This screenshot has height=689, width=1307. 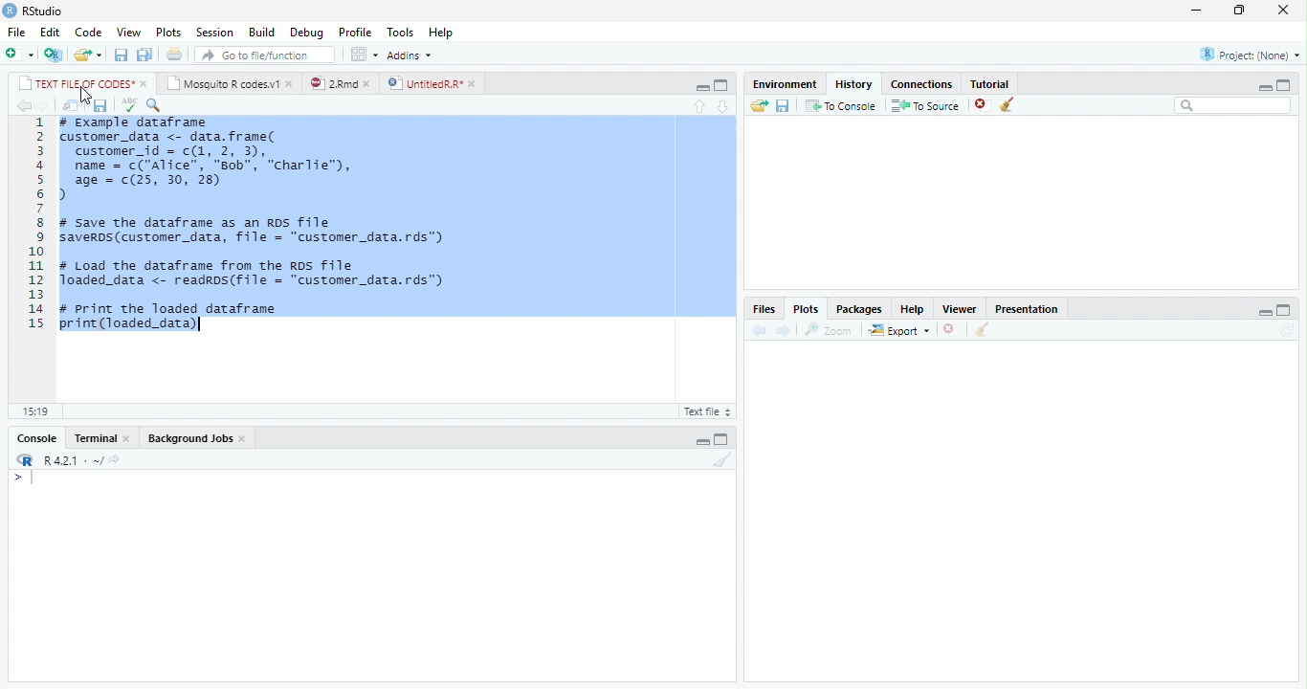 What do you see at coordinates (255, 274) in the screenshot?
I see `# Load the dataframe from the RDs file
loaded_data <- readros(file = "customer_data.rds")` at bounding box center [255, 274].